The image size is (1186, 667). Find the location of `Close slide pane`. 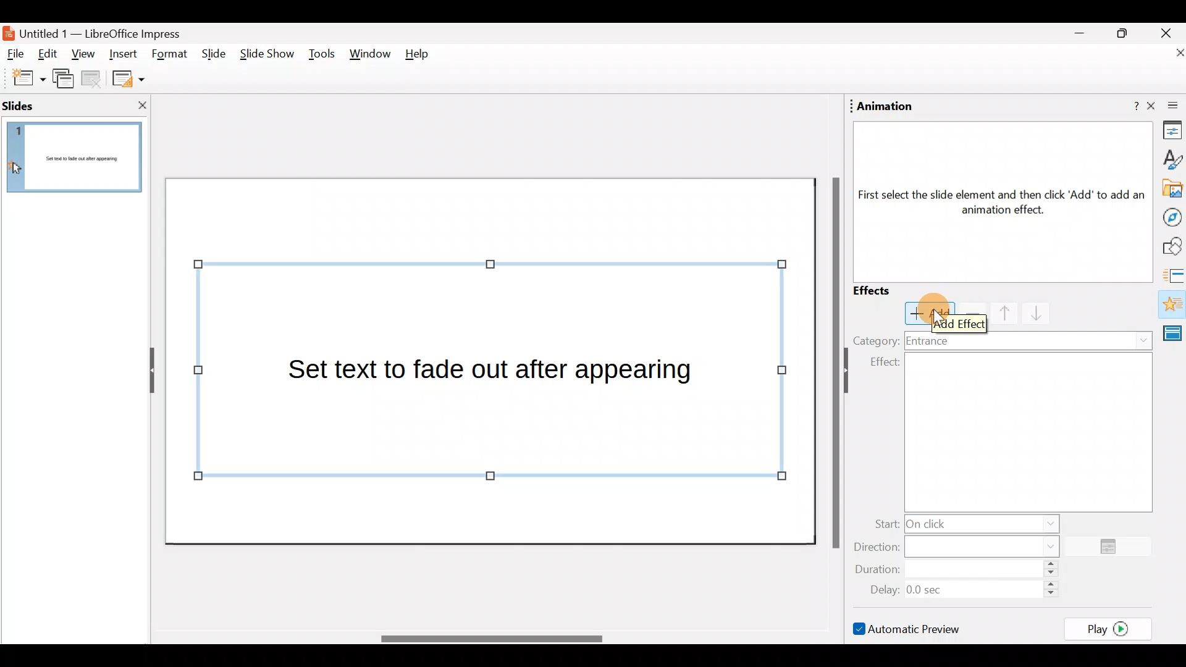

Close slide pane is located at coordinates (138, 105).